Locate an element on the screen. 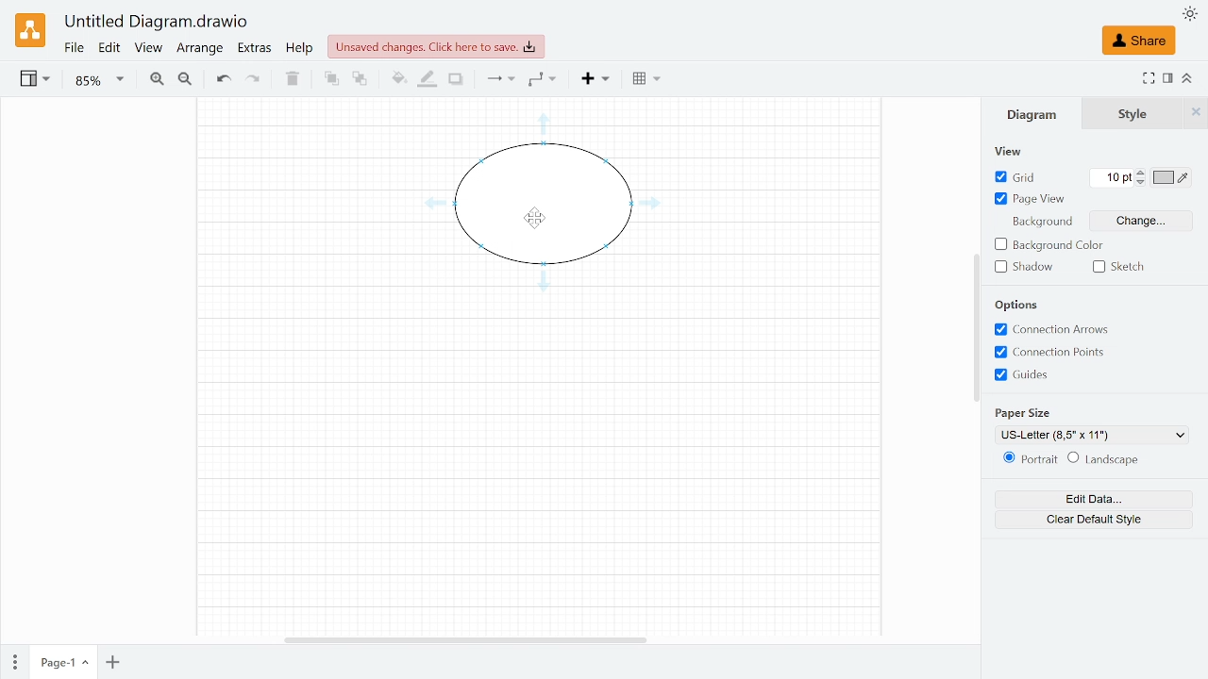  Close is located at coordinates (1197, 113).